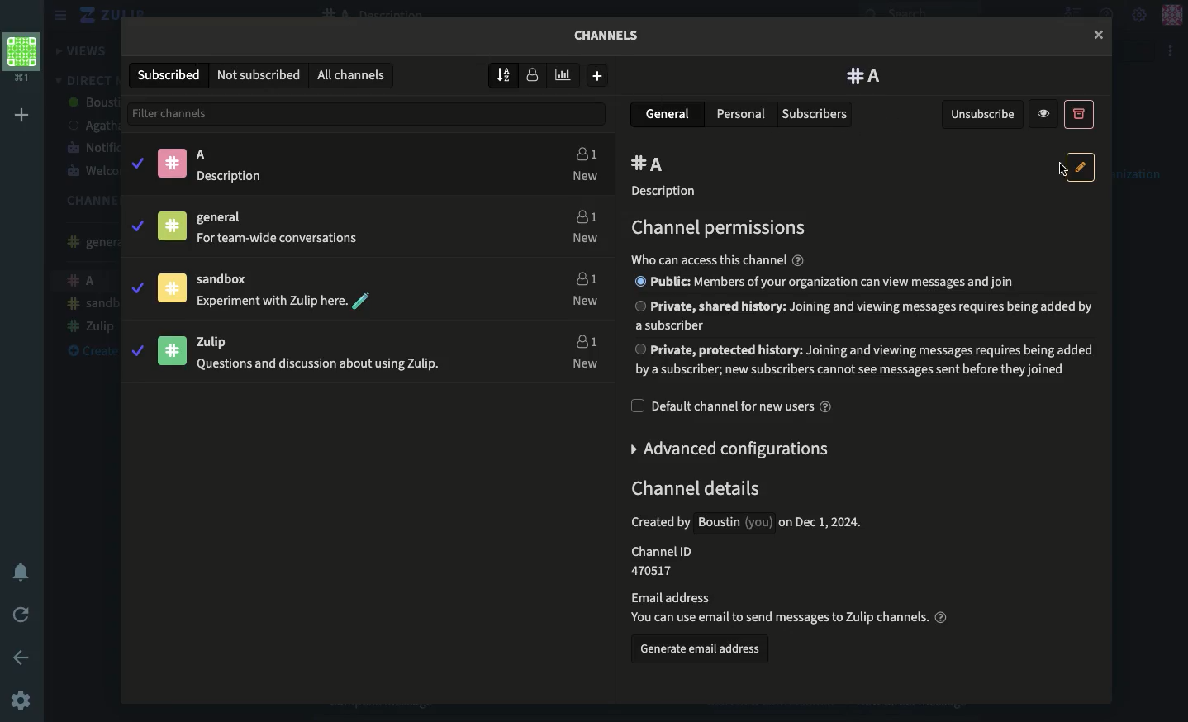  I want to click on Sandbox, so click(91, 305).